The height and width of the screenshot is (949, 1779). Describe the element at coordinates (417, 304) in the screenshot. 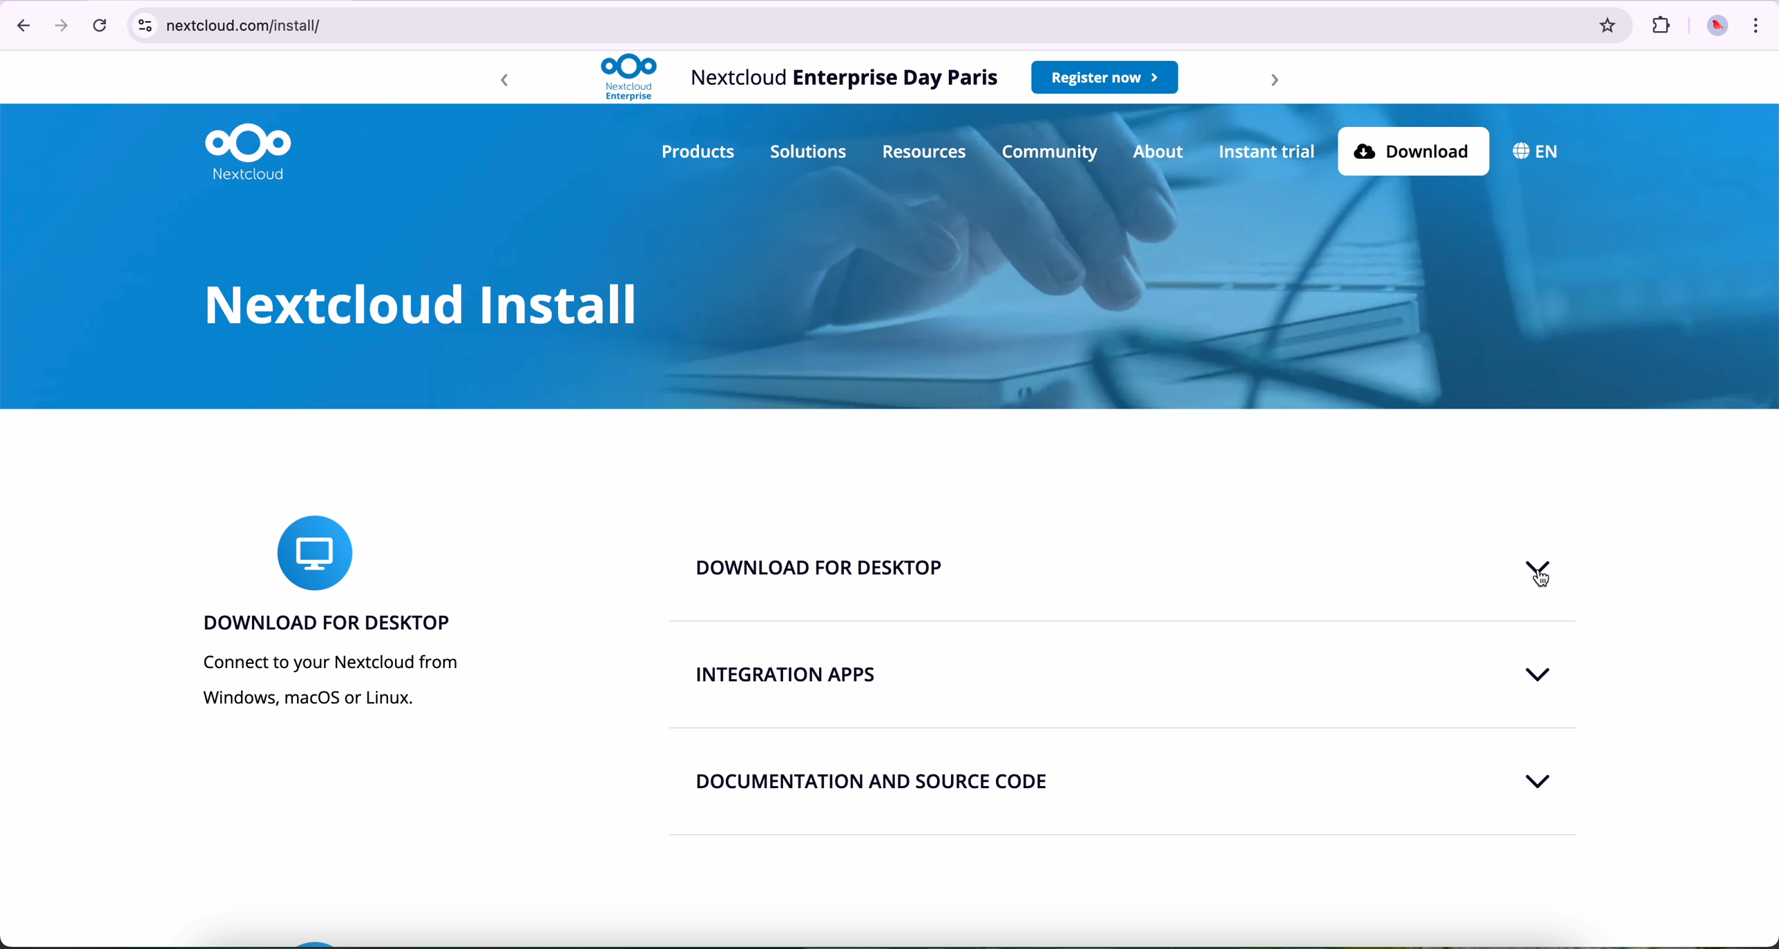

I see `Nextcloud install` at that location.